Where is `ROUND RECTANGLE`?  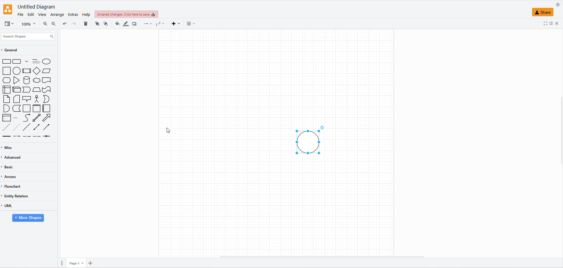 ROUND RECTANGLE is located at coordinates (16, 61).